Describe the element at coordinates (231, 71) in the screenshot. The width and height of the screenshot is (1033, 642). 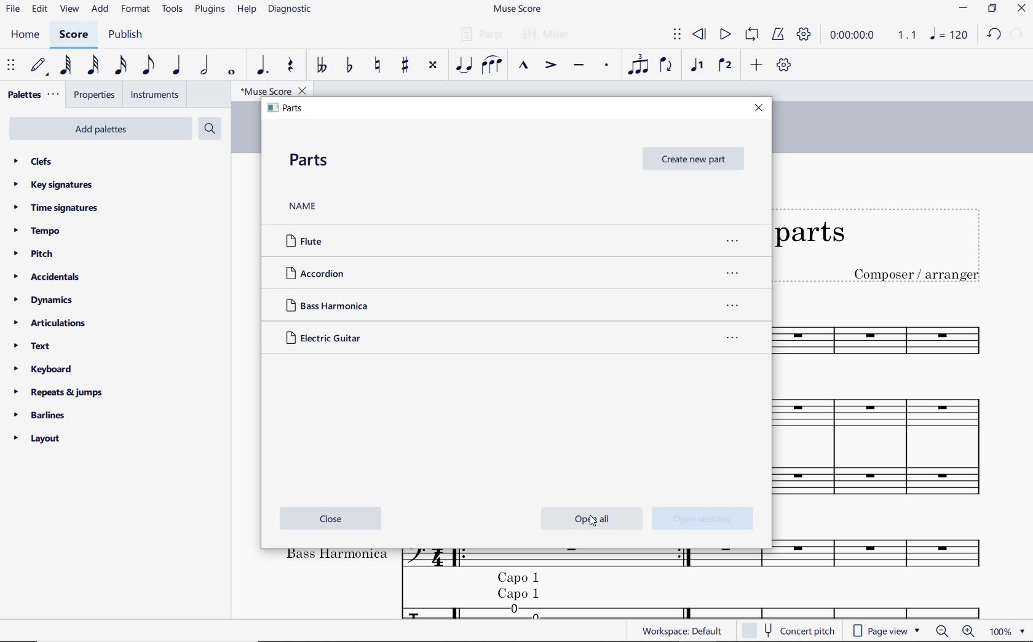
I see `whole note` at that location.